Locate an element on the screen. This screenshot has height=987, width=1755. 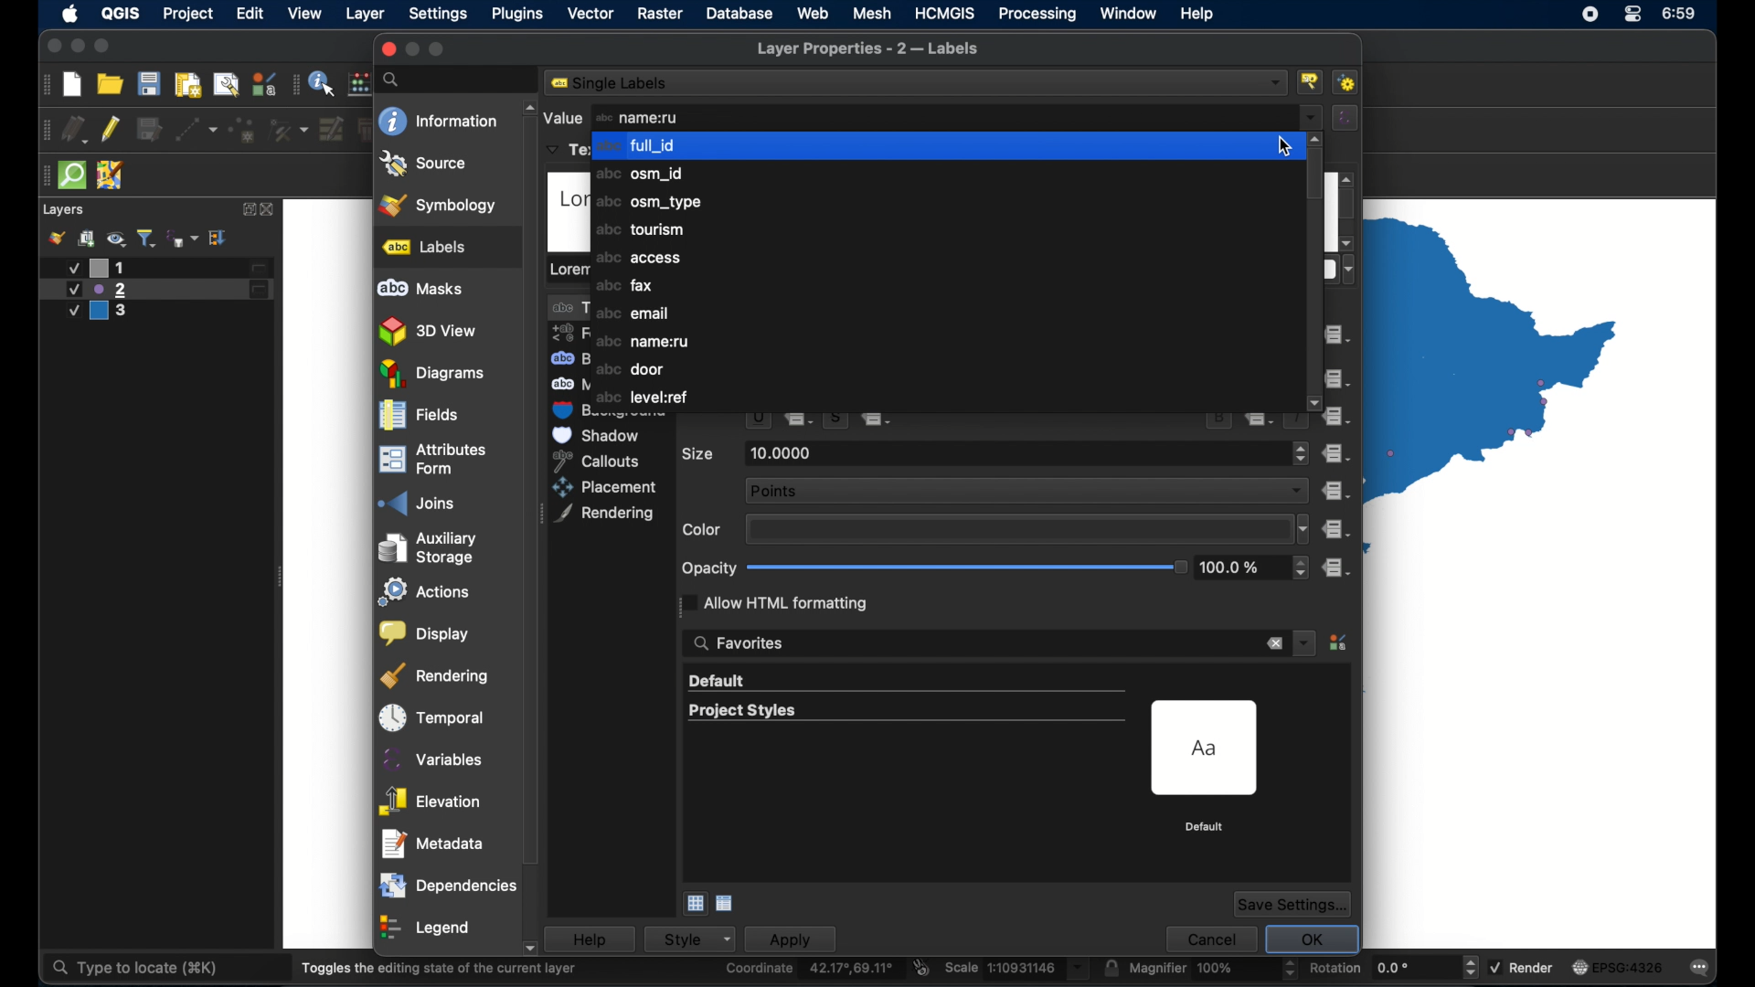
style manager is located at coordinates (264, 83).